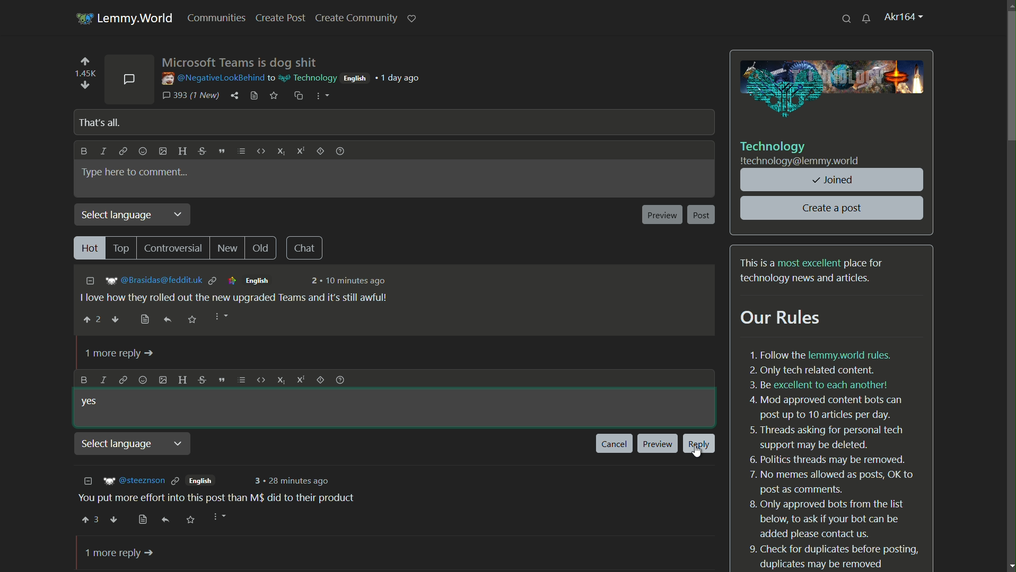  What do you see at coordinates (220, 380) in the screenshot?
I see `quote` at bounding box center [220, 380].